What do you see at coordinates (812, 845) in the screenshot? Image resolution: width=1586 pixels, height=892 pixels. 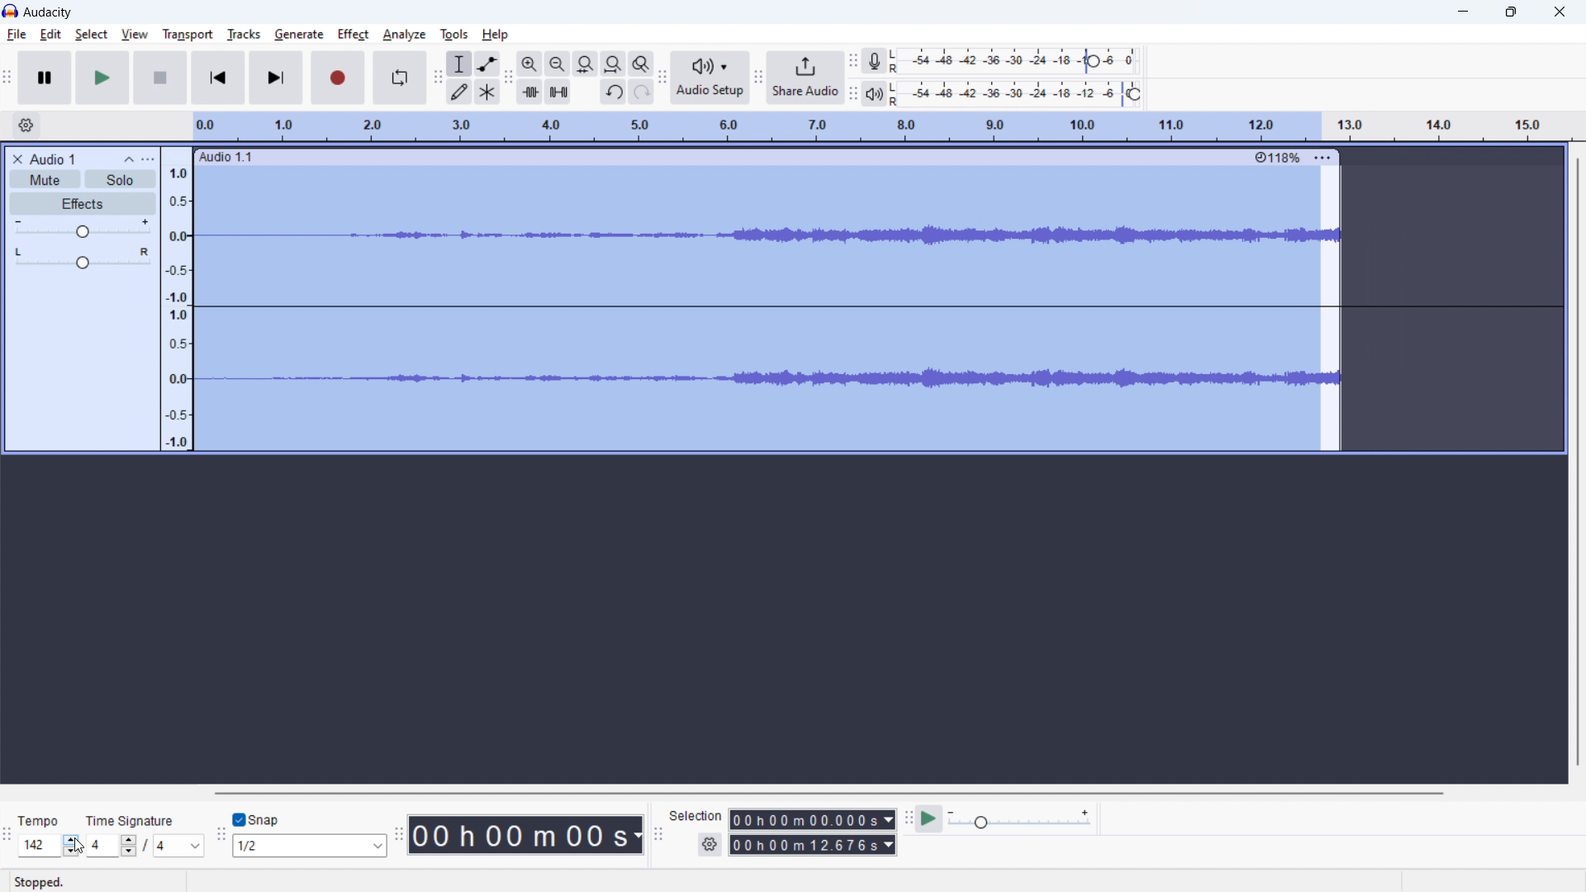 I see `end time` at bounding box center [812, 845].